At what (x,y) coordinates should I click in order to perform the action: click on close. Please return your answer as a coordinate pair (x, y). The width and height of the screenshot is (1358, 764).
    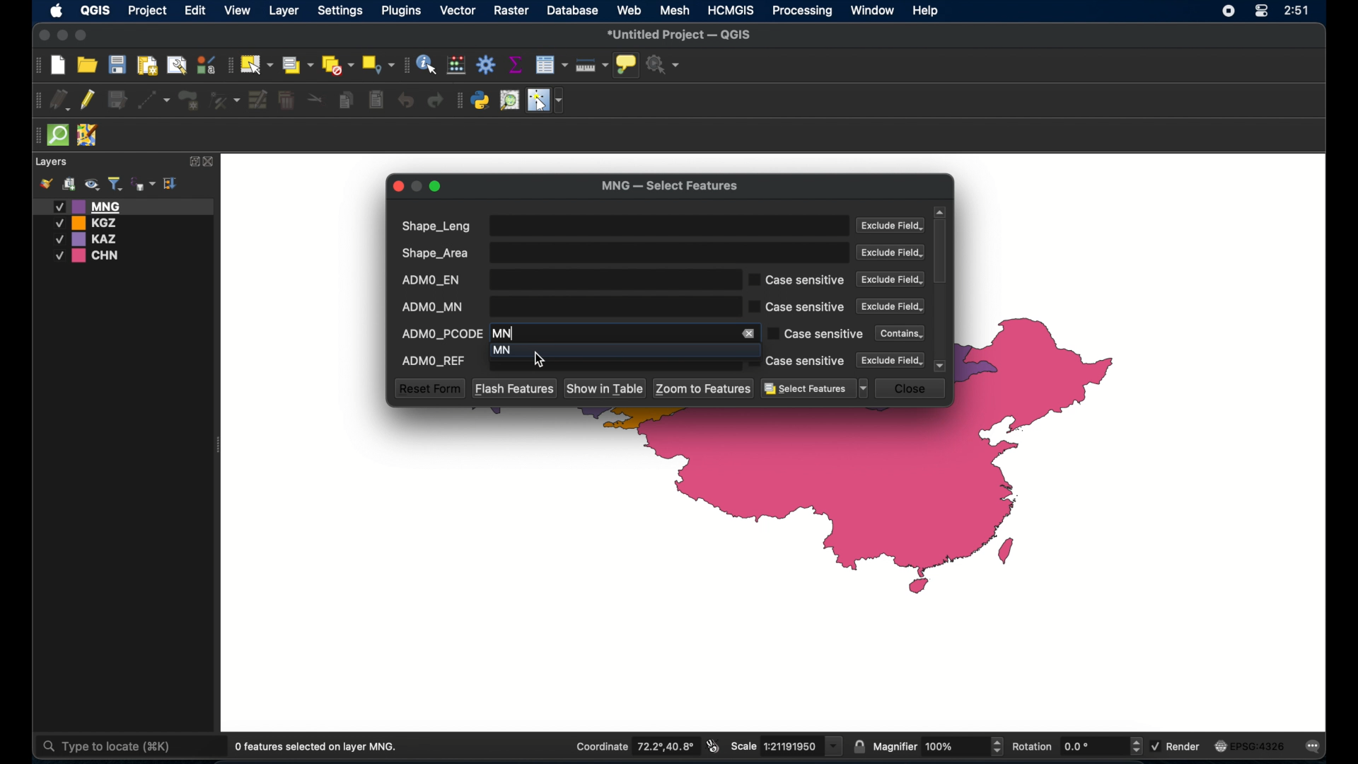
    Looking at the image, I should click on (42, 35).